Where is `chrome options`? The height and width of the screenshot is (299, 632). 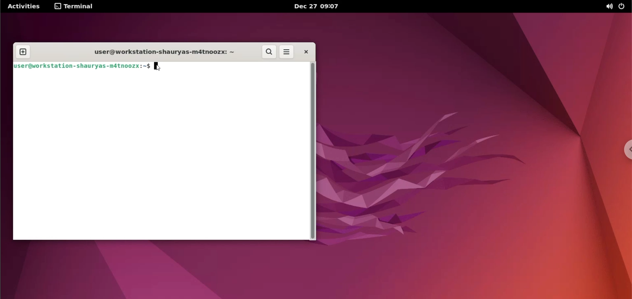 chrome options is located at coordinates (626, 151).